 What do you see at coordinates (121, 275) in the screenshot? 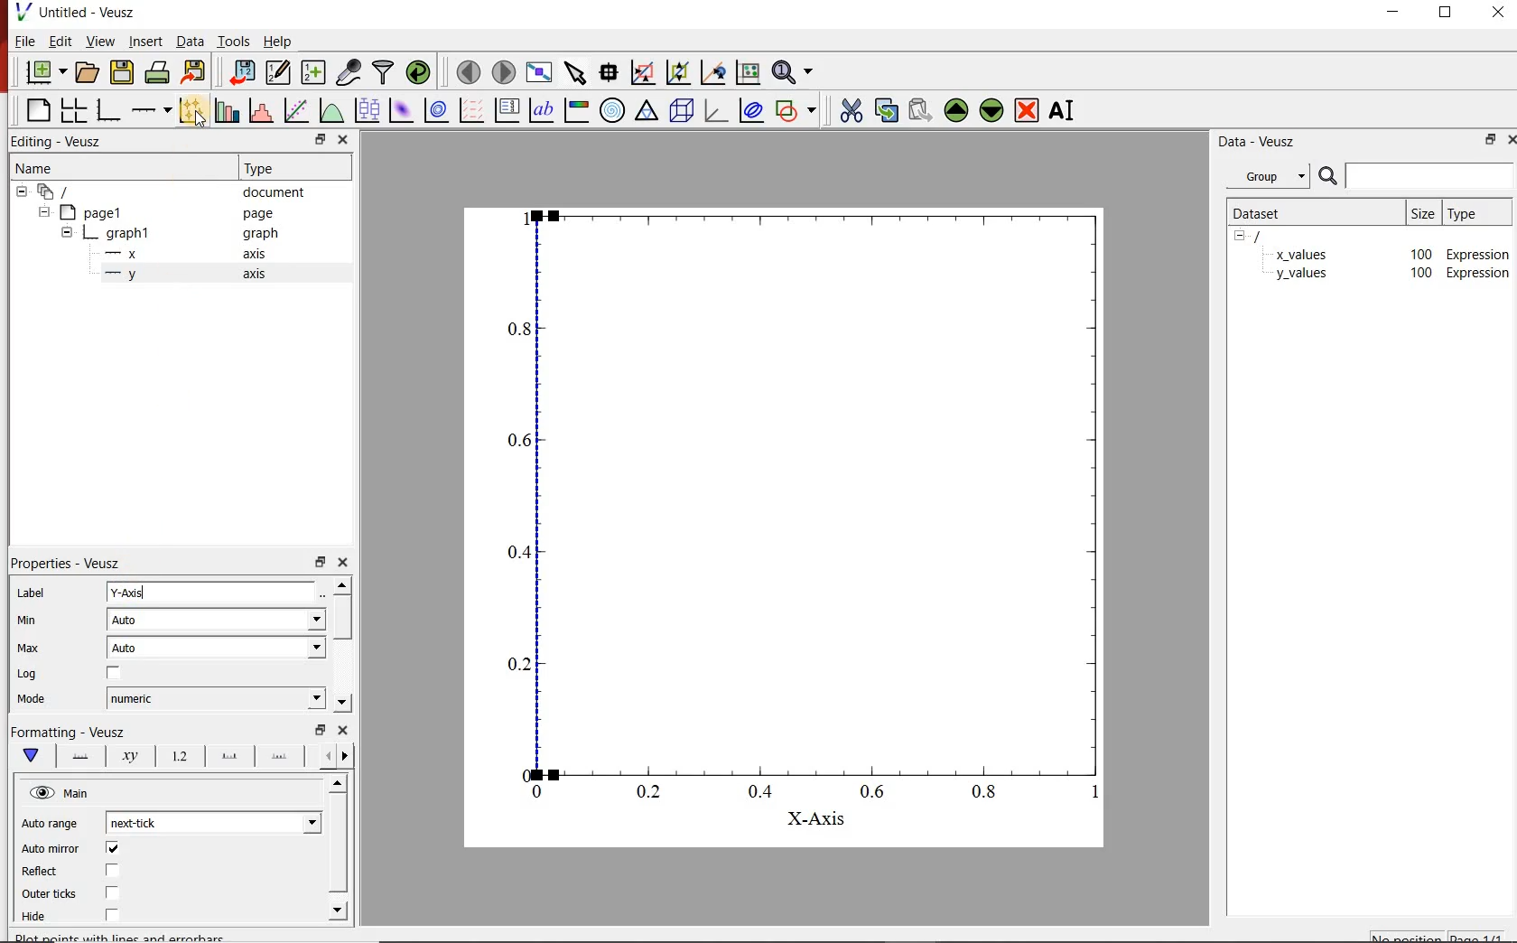
I see `—-—y` at bounding box center [121, 275].